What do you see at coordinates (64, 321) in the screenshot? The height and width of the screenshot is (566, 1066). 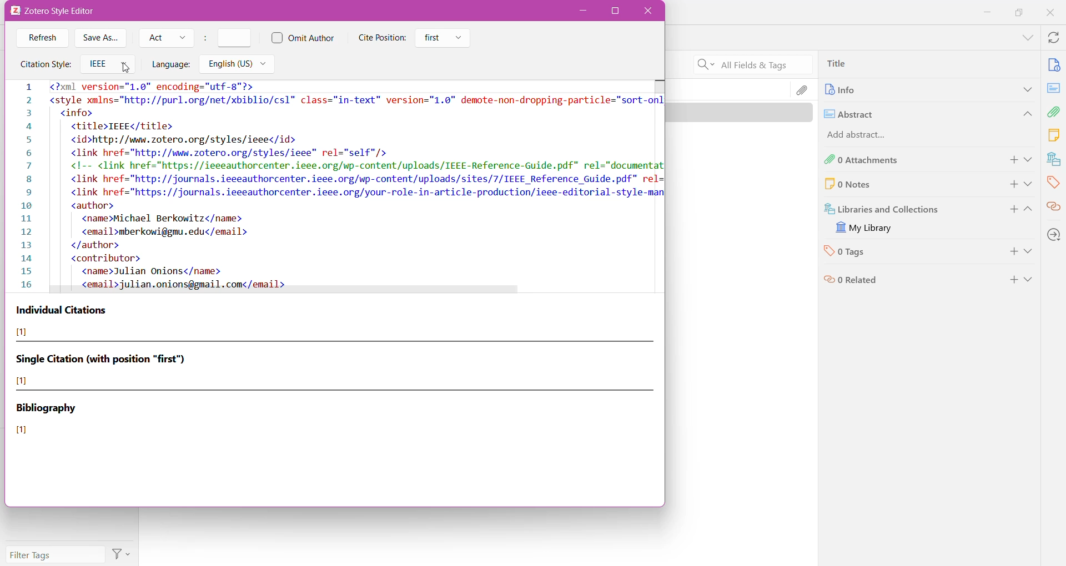 I see `Individual Citations details` at bounding box center [64, 321].